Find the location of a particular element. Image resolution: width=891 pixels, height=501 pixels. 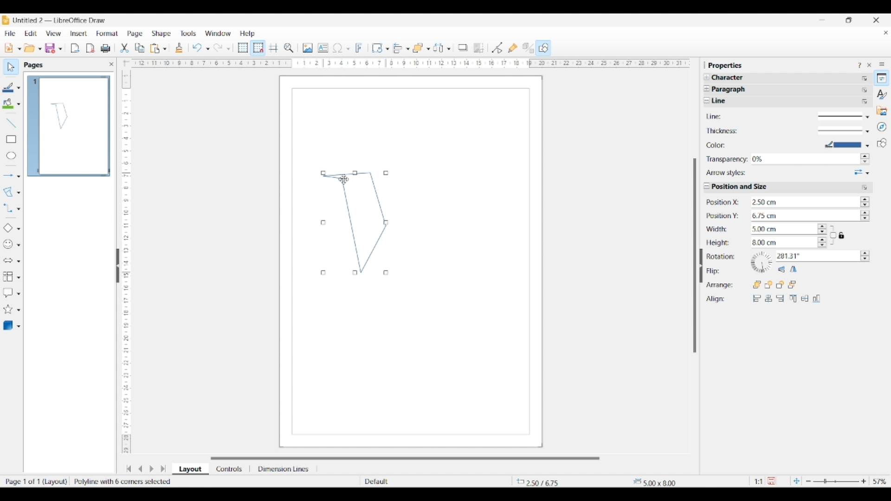

Format is located at coordinates (108, 33).